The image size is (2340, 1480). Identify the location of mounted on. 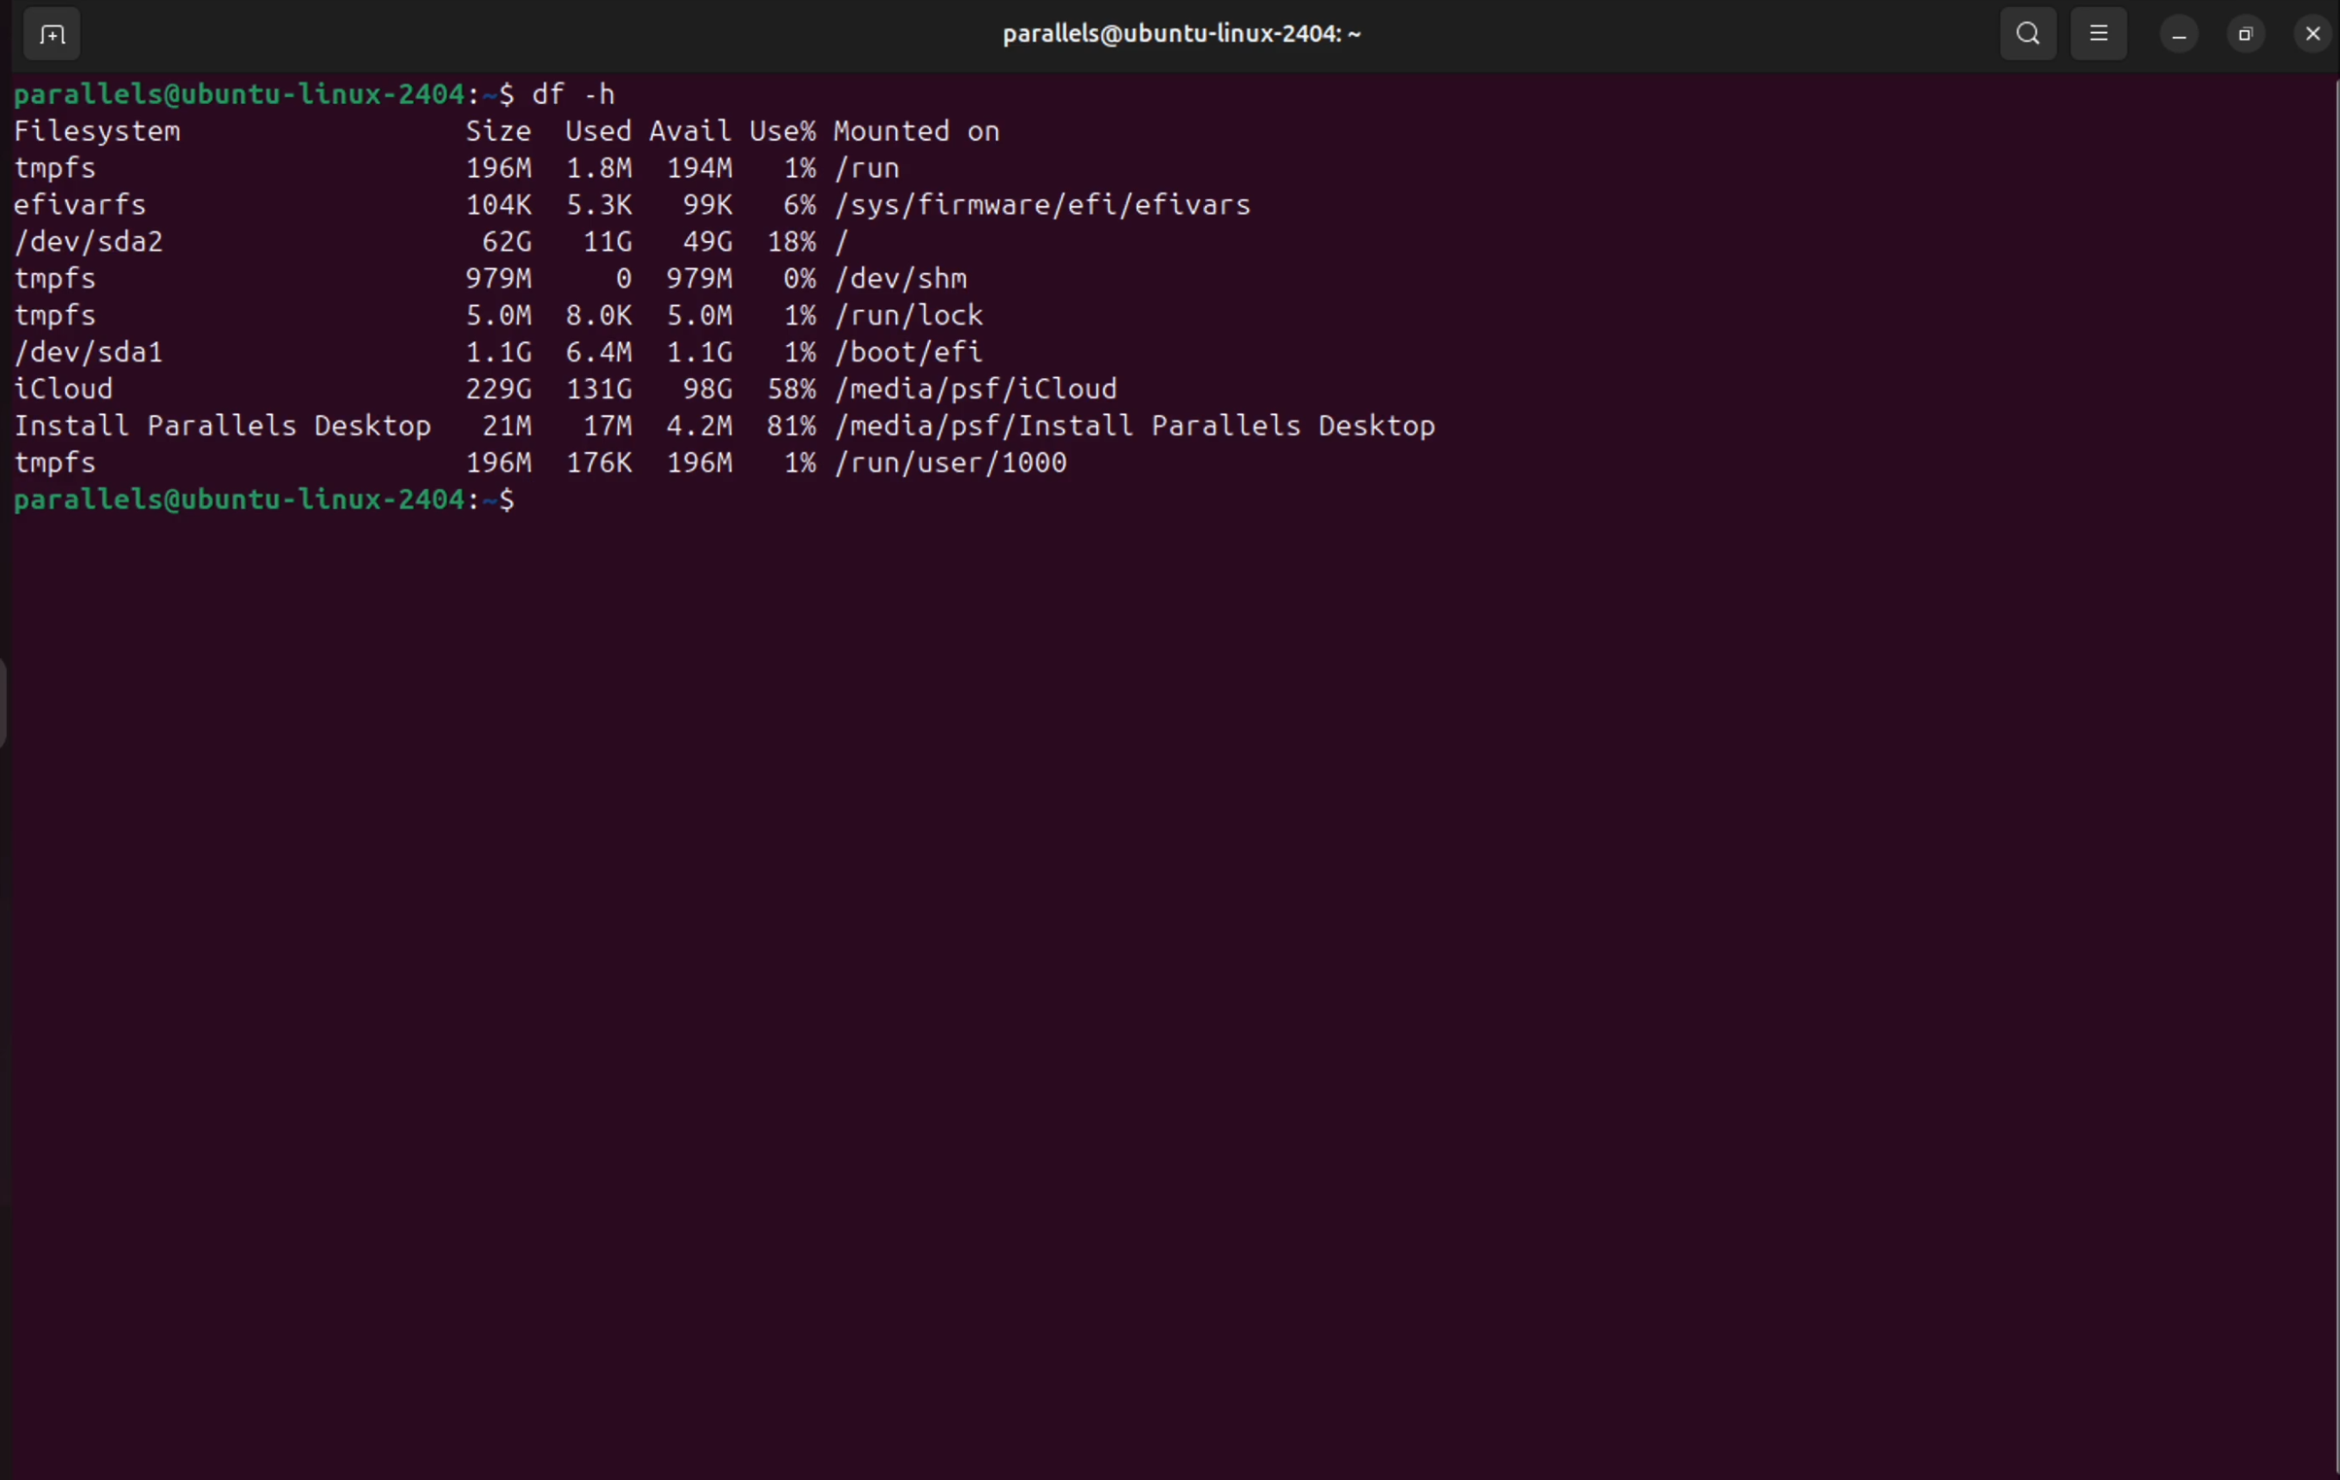
(913, 129).